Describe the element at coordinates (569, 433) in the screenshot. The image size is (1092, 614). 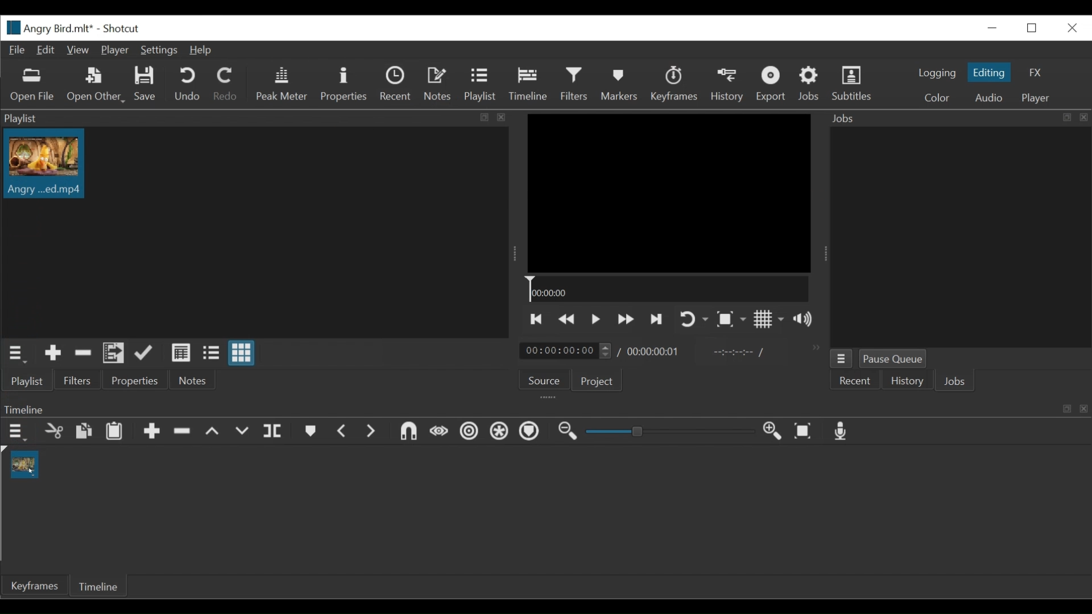
I see `Zoom out timeline` at that location.